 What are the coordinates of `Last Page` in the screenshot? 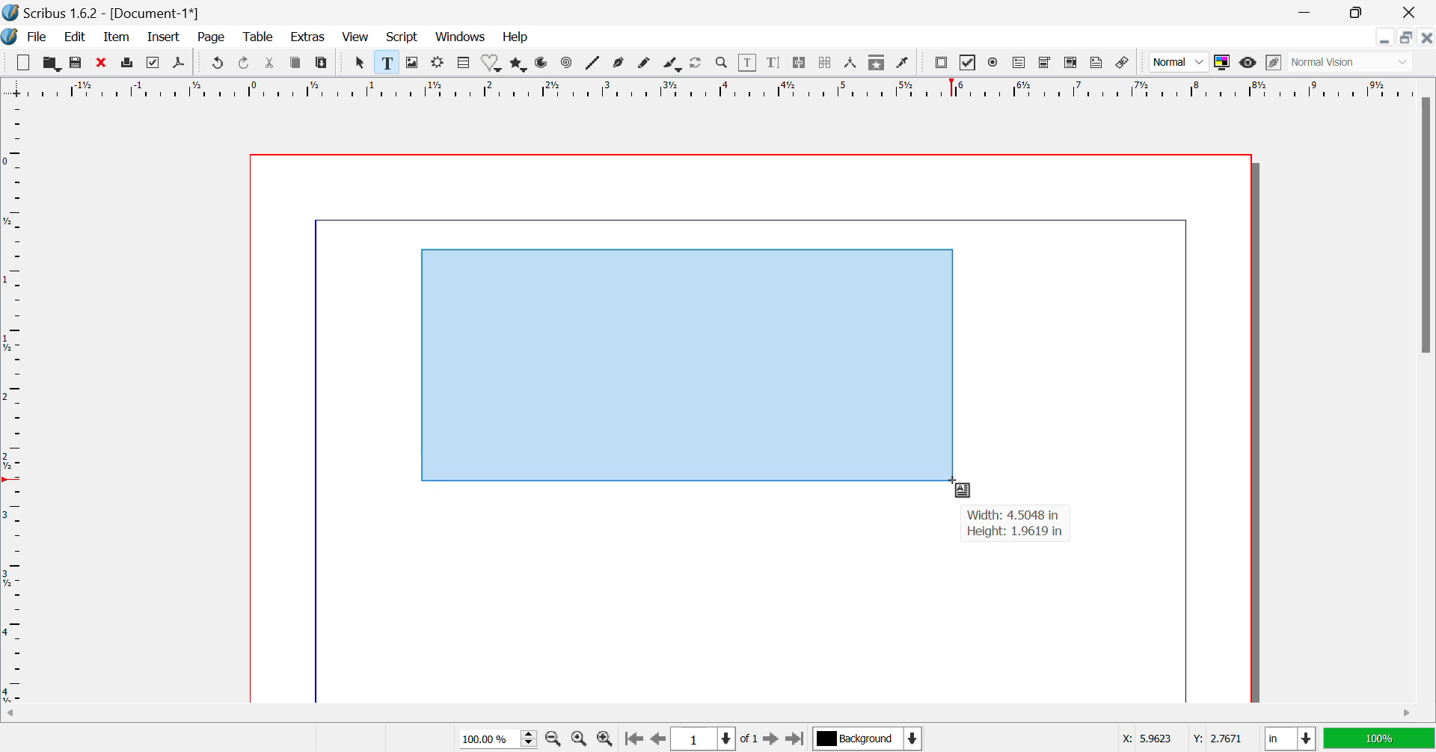 It's located at (794, 738).